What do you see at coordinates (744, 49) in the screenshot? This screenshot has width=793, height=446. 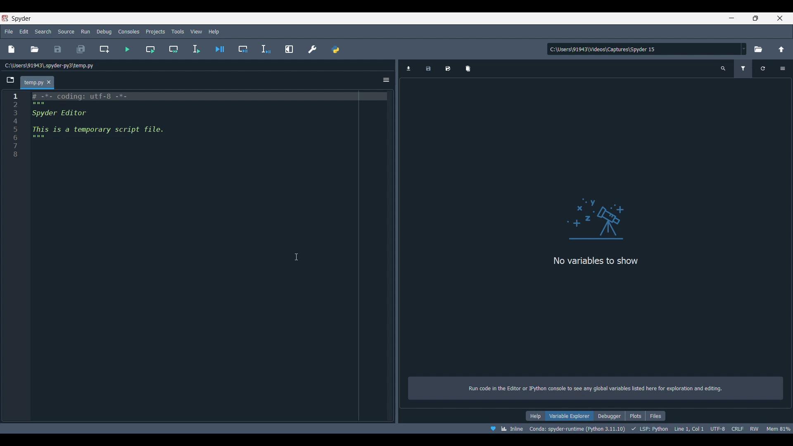 I see `Options for location` at bounding box center [744, 49].